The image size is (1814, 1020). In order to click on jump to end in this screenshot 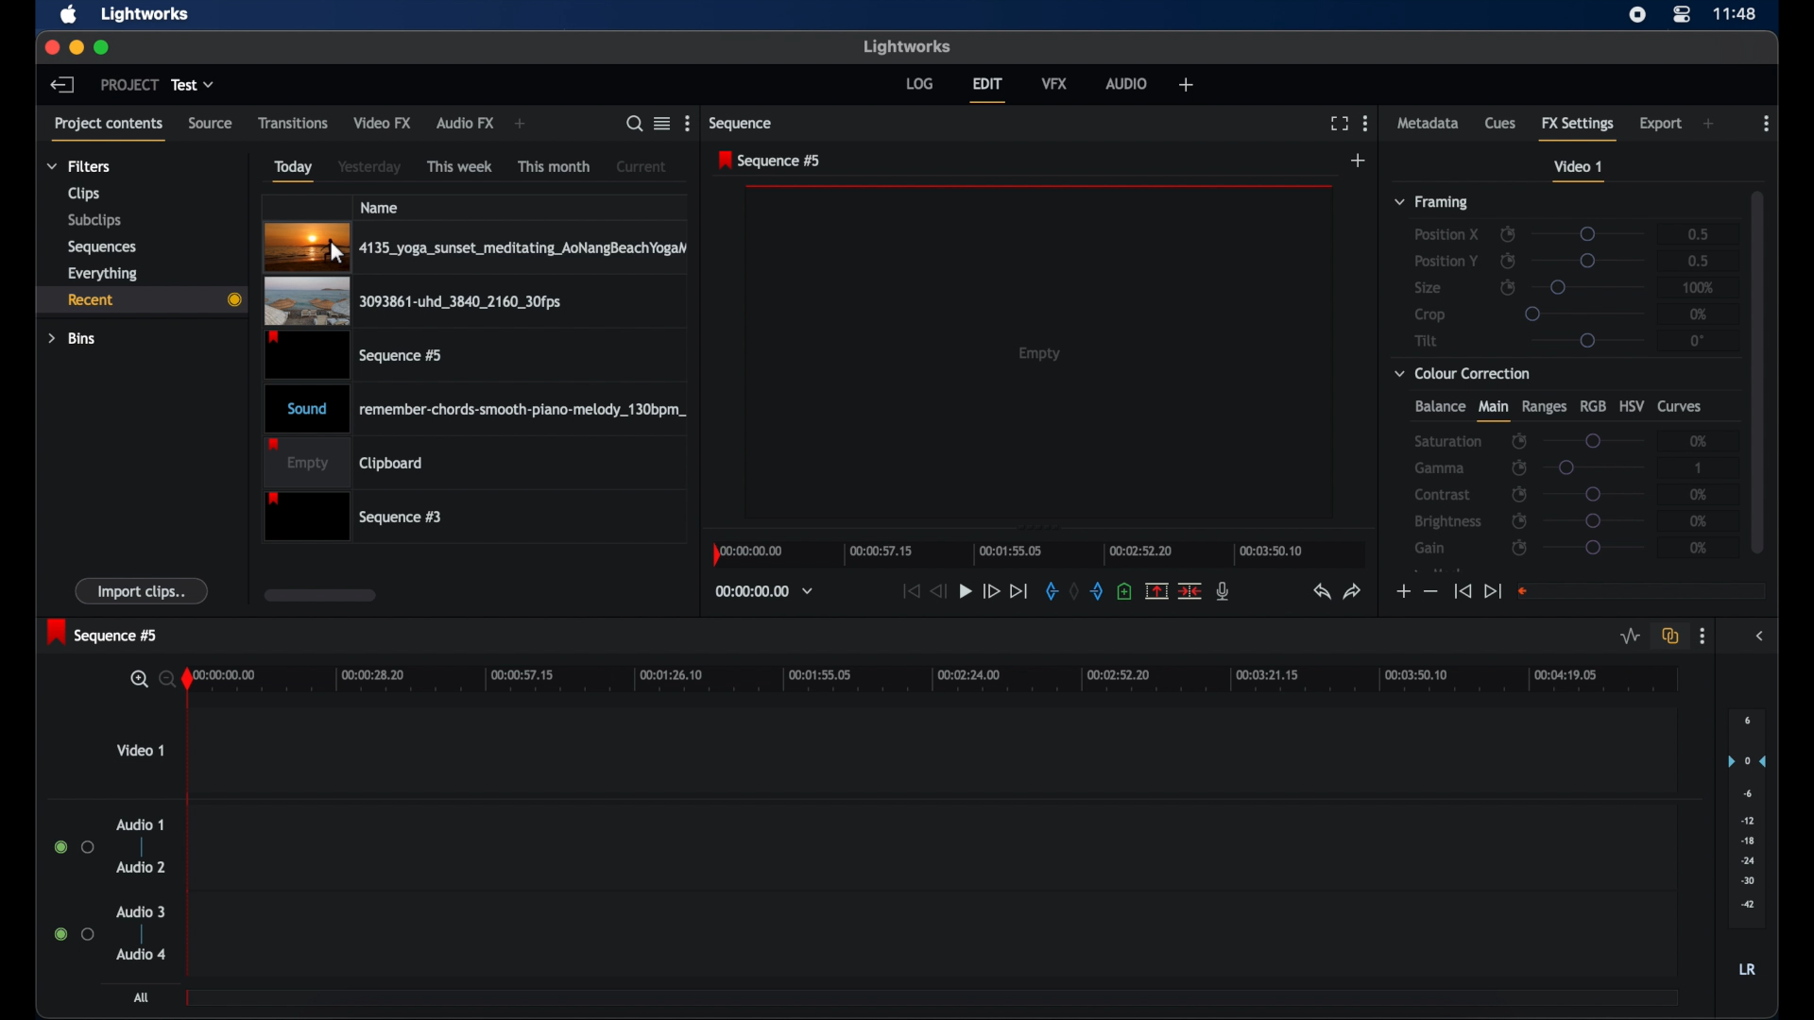, I will do `click(1493, 590)`.